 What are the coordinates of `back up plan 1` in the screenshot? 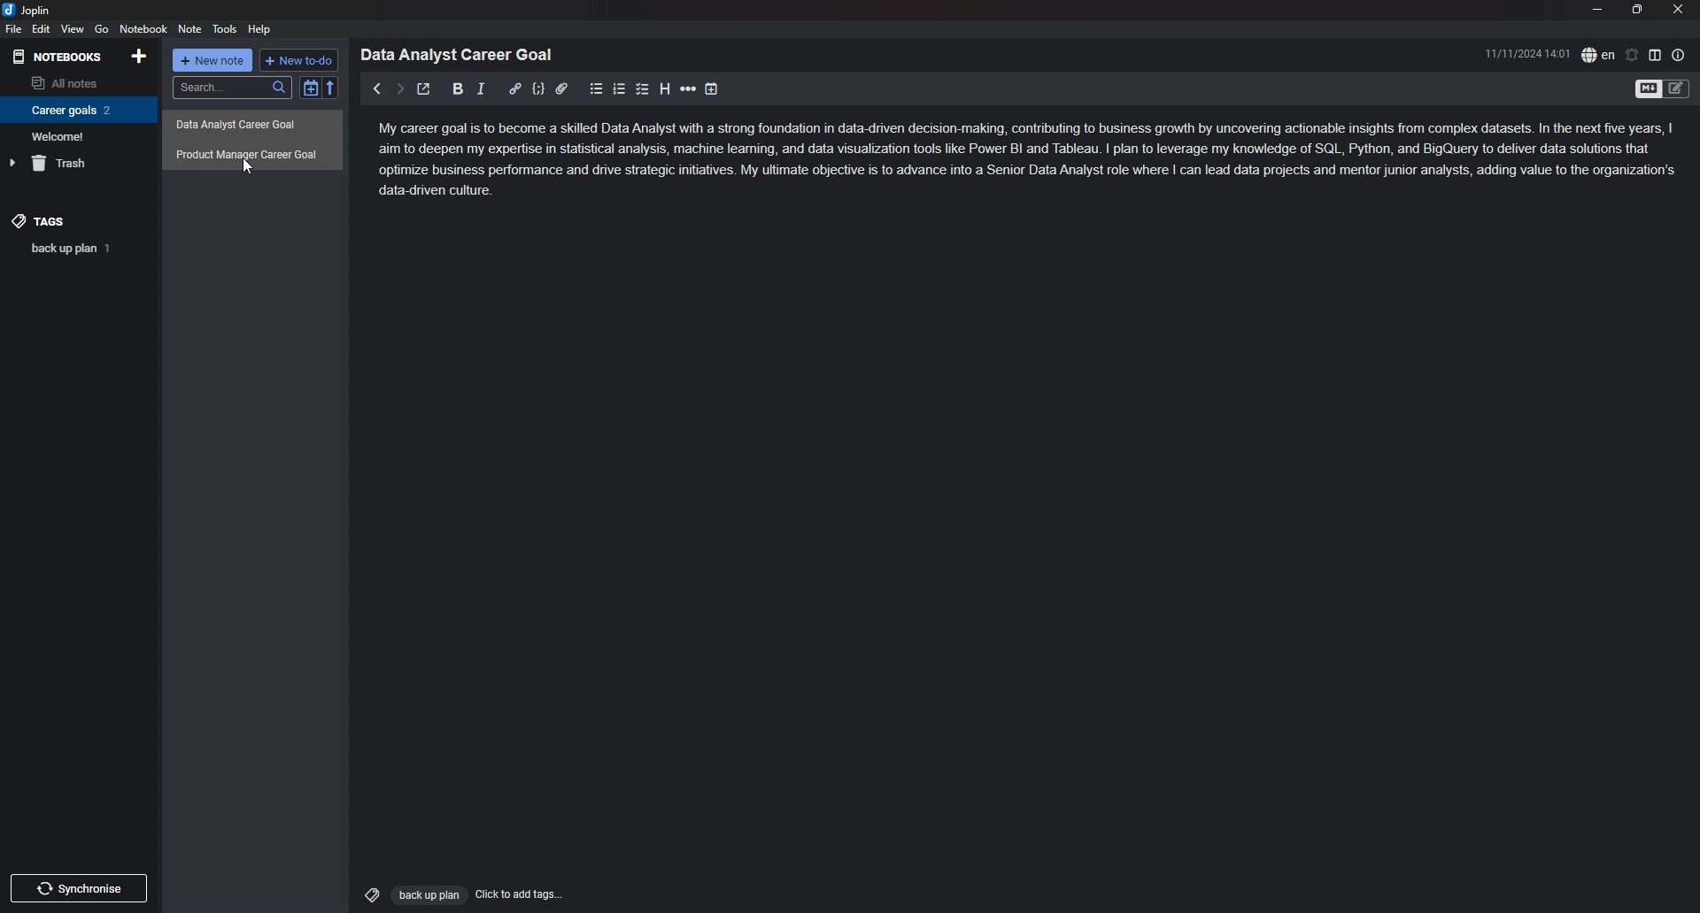 It's located at (81, 248).